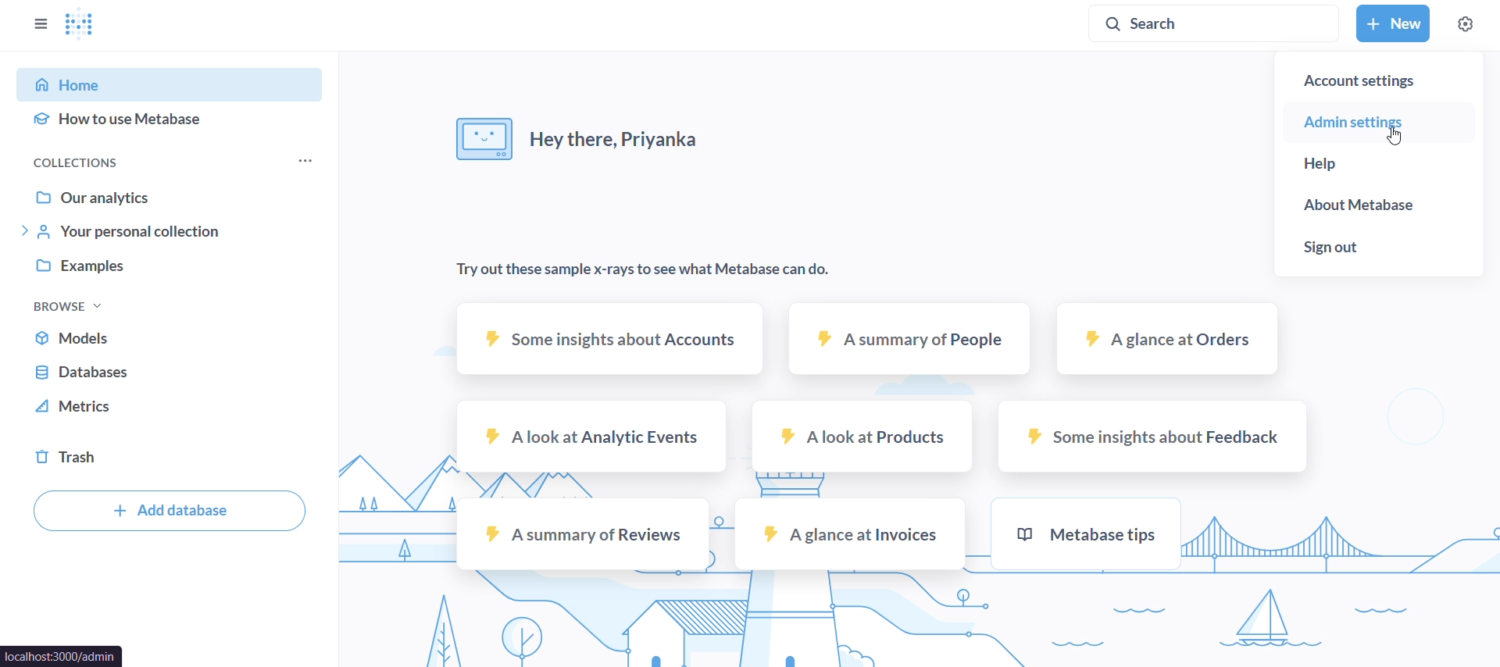 The height and width of the screenshot is (667, 1500). Describe the element at coordinates (1376, 209) in the screenshot. I see `about metabase` at that location.